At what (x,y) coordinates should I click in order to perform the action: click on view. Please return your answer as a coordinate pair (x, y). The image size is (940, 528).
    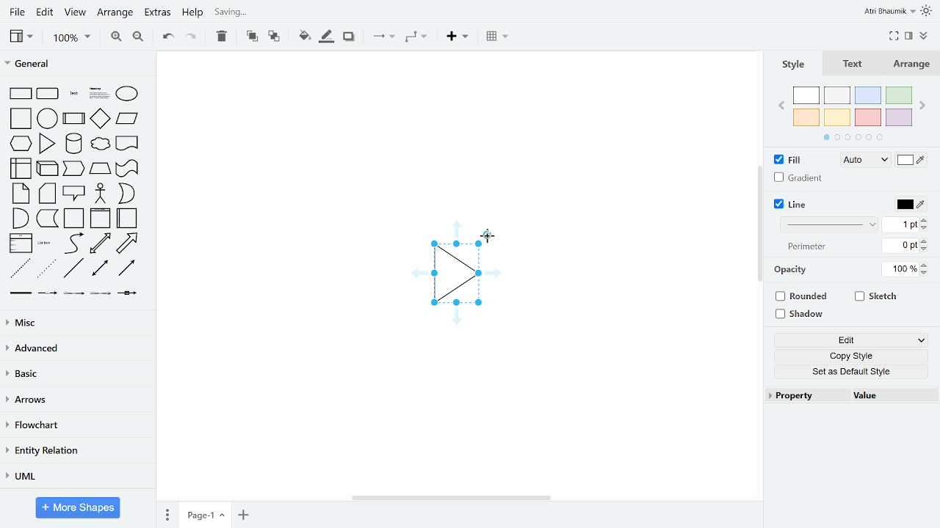
    Looking at the image, I should click on (21, 36).